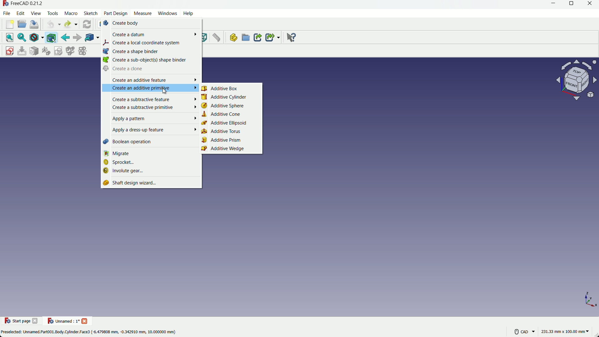 This screenshot has height=337, width=599. Describe the element at coordinates (230, 106) in the screenshot. I see `additive sphere` at that location.